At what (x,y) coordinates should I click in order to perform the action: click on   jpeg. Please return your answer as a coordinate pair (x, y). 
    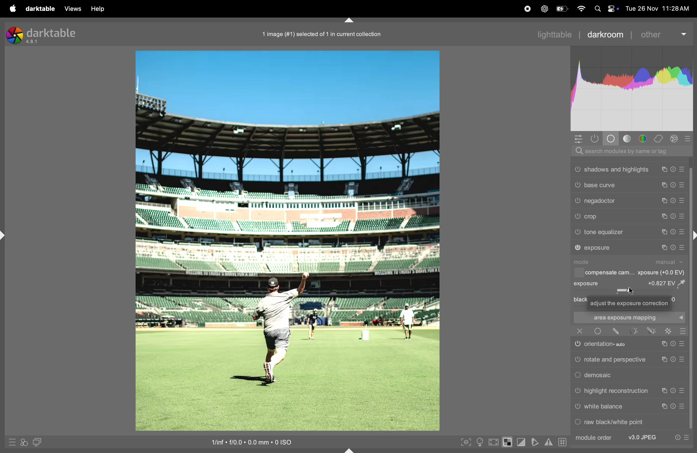
    Looking at the image, I should click on (643, 437).